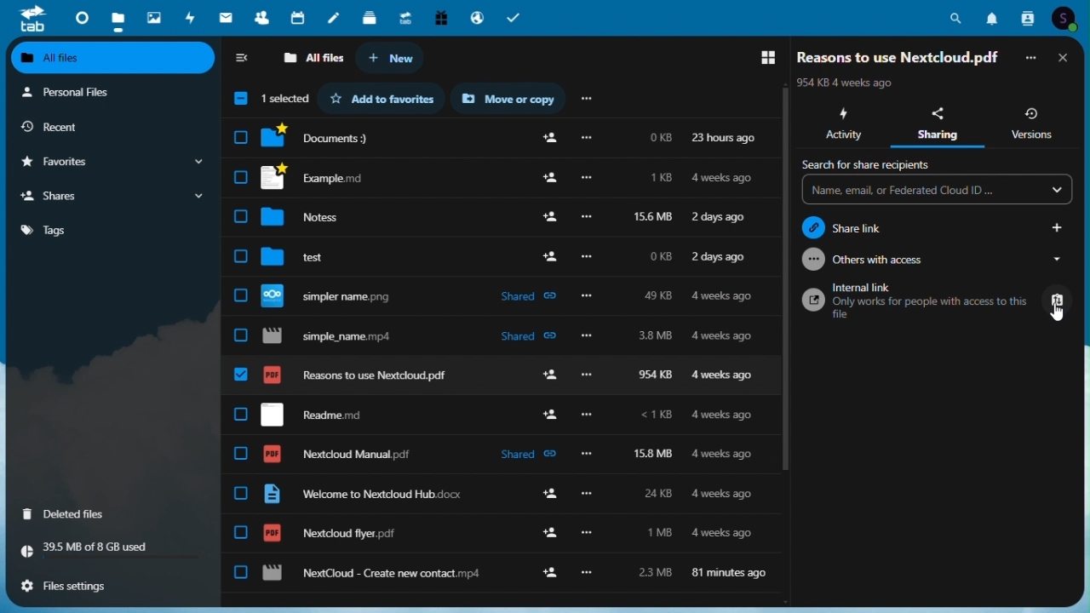 This screenshot has height=613, width=1090. I want to click on 0kb, so click(658, 139).